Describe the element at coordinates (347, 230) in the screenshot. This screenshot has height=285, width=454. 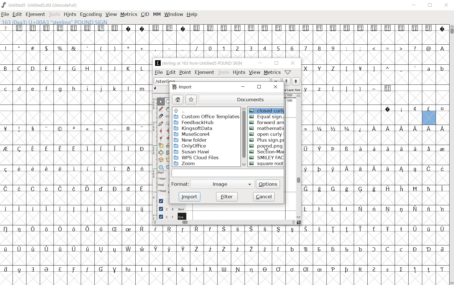
I see `Symbol` at that location.